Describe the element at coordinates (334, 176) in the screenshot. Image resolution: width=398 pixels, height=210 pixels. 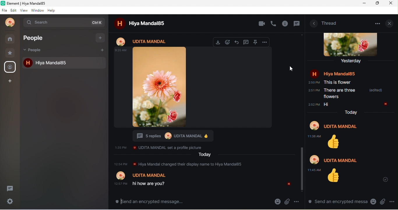
I see `Thumbs up emoji` at that location.